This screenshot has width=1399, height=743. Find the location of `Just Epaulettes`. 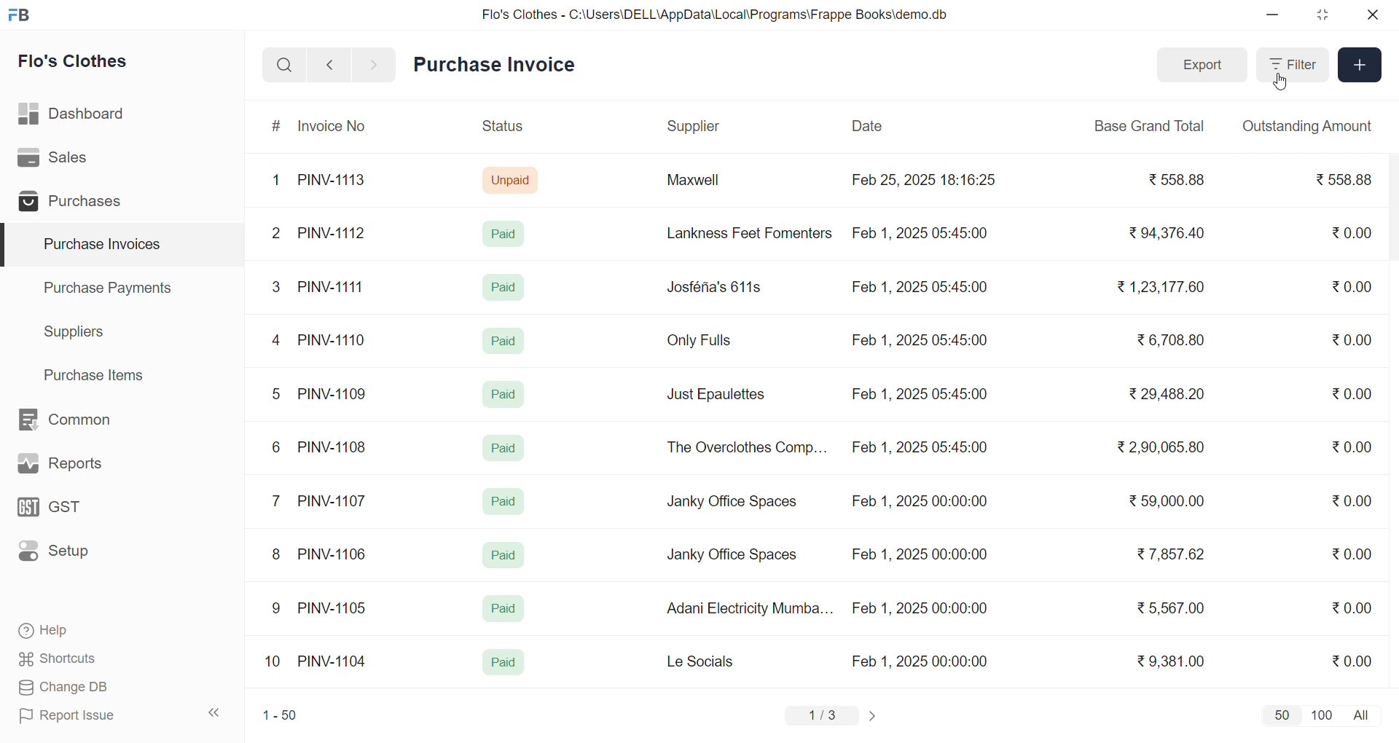

Just Epaulettes is located at coordinates (721, 395).